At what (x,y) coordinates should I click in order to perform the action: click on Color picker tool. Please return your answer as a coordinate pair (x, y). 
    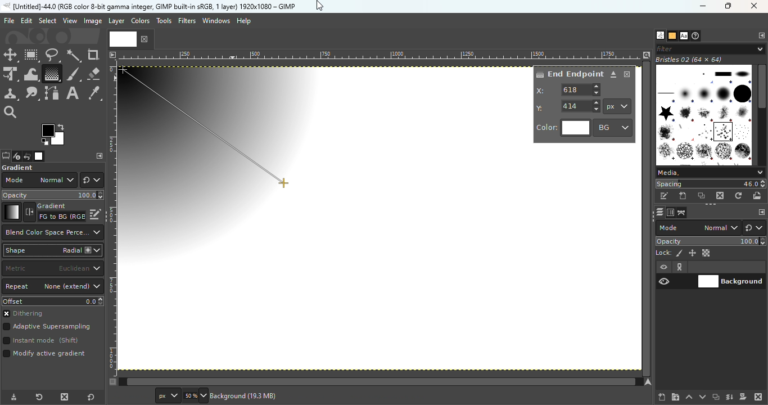
    Looking at the image, I should click on (94, 94).